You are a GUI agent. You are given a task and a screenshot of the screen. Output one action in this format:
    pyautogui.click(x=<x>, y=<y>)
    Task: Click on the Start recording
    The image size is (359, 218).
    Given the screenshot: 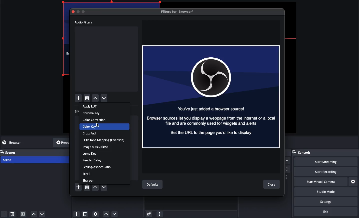 What is the action you would take?
    pyautogui.click(x=324, y=171)
    